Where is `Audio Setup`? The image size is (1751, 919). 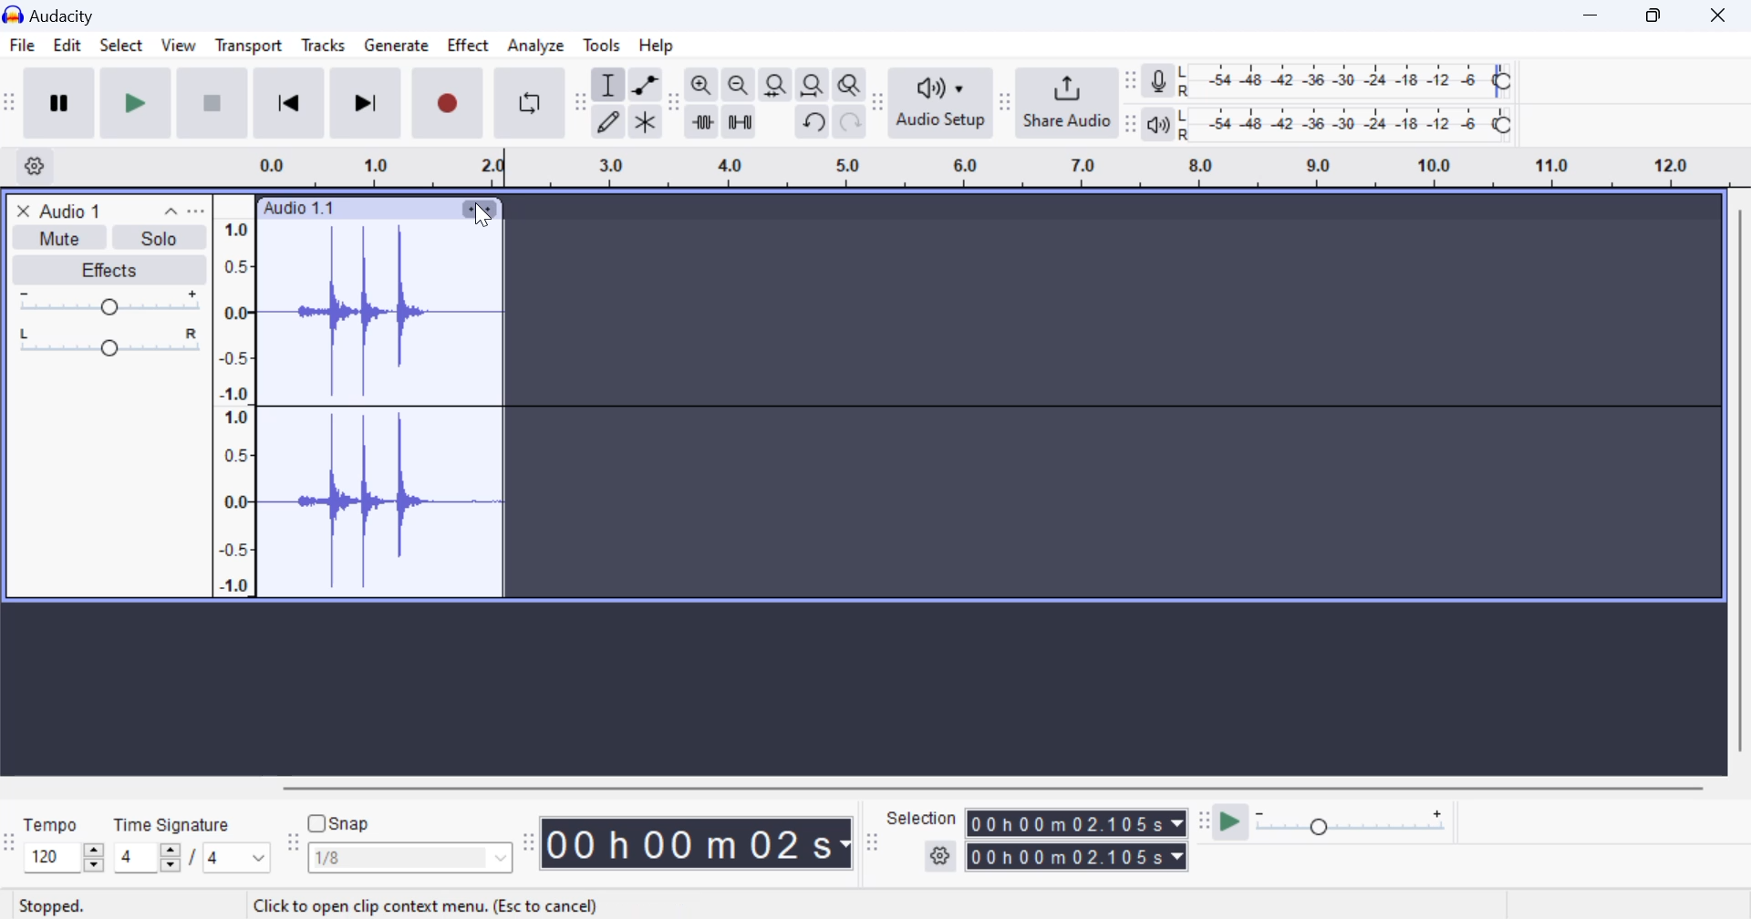 Audio Setup is located at coordinates (939, 102).